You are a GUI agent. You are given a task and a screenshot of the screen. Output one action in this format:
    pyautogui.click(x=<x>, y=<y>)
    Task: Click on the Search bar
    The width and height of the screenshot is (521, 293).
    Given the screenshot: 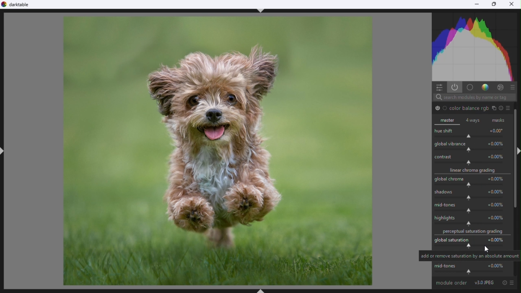 What is the action you would take?
    pyautogui.click(x=474, y=97)
    